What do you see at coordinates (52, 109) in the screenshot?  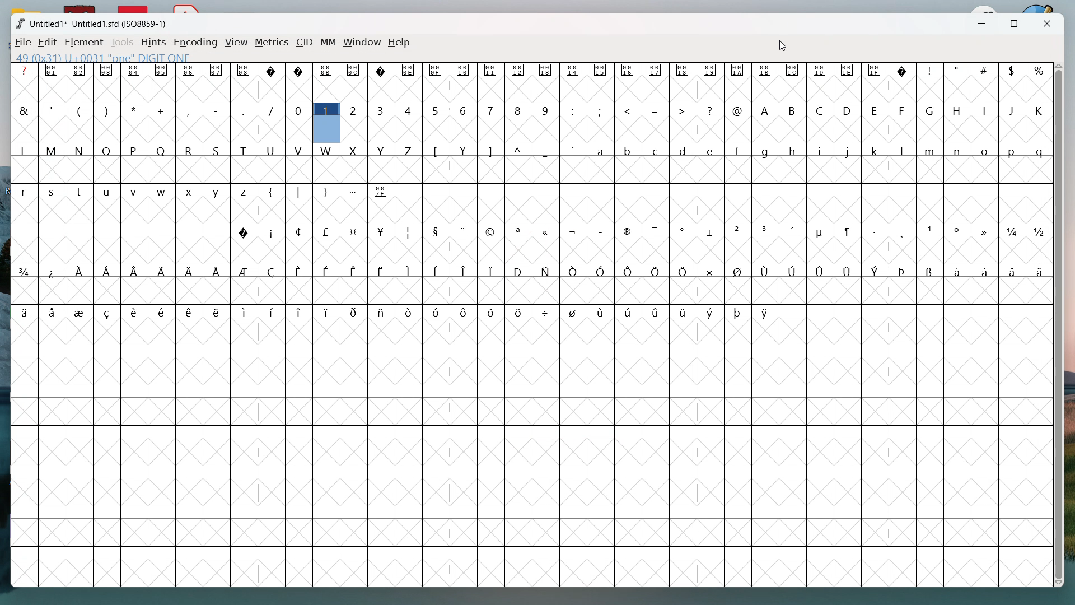 I see `'` at bounding box center [52, 109].